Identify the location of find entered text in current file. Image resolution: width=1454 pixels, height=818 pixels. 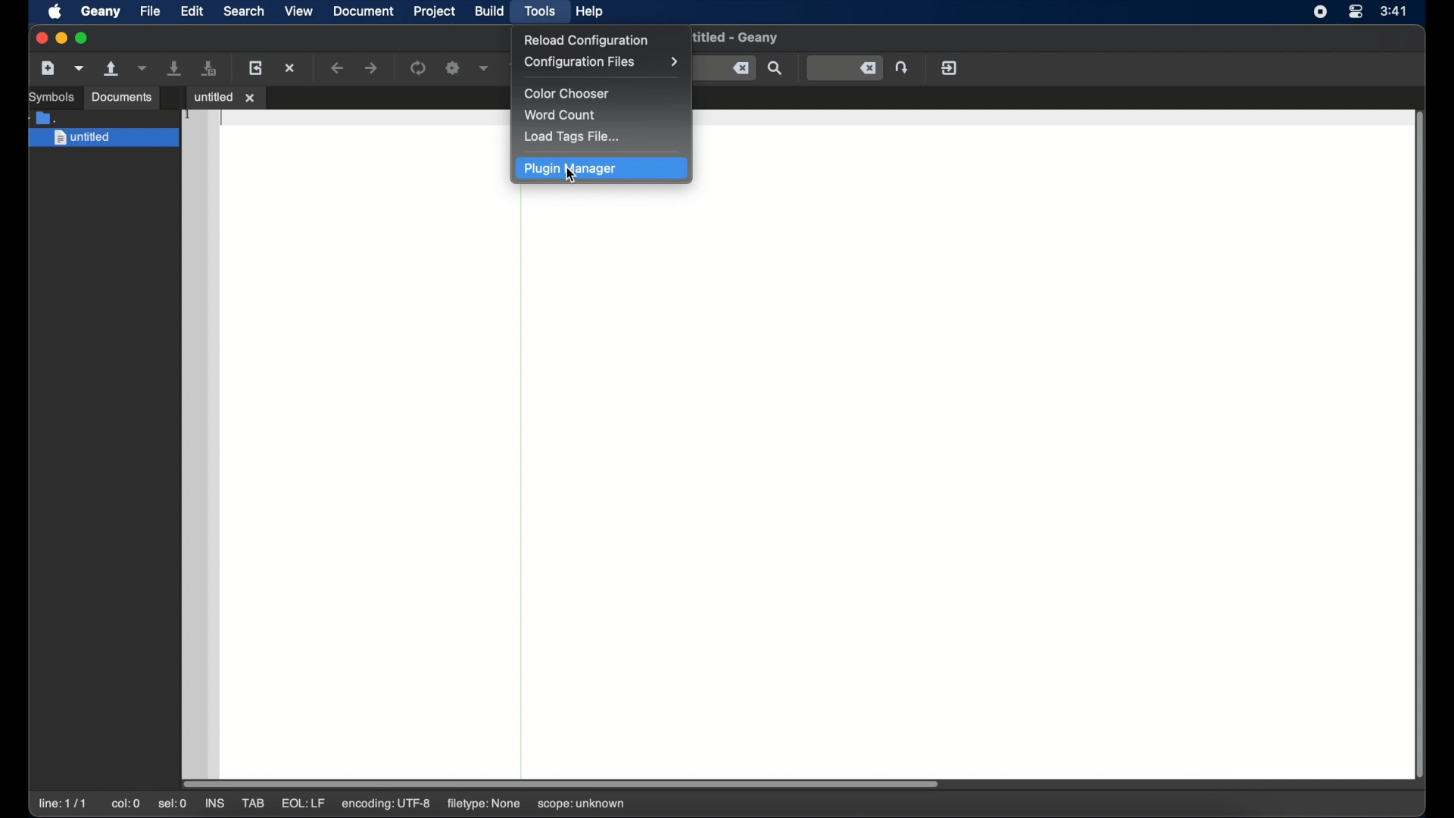
(775, 69).